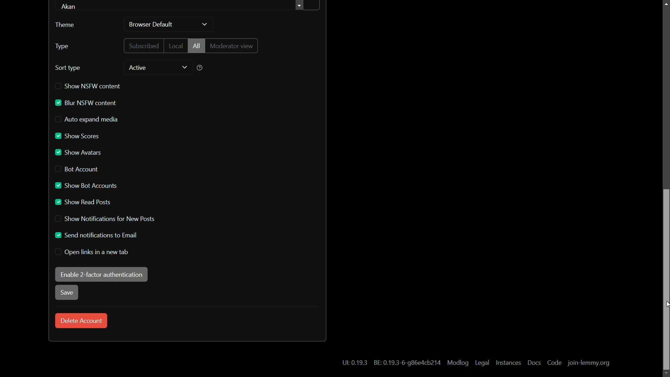 This screenshot has height=377, width=670. Describe the element at coordinates (62, 46) in the screenshot. I see `type` at that location.